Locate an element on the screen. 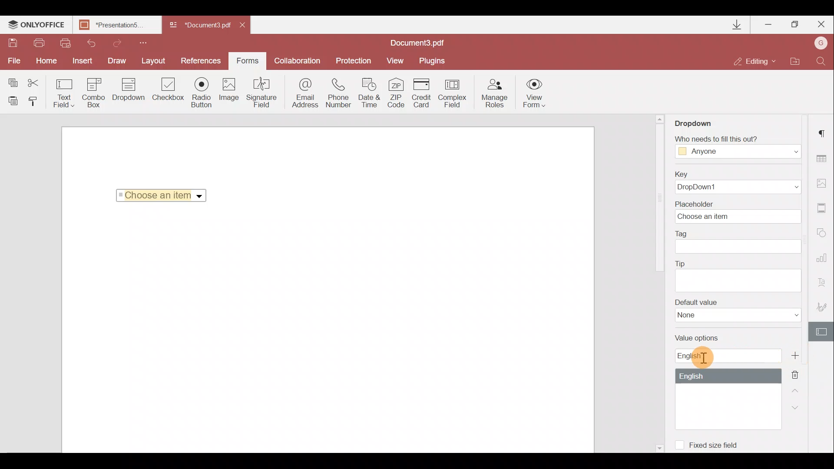 The height and width of the screenshot is (469, 834). Signature settings is located at coordinates (824, 309).